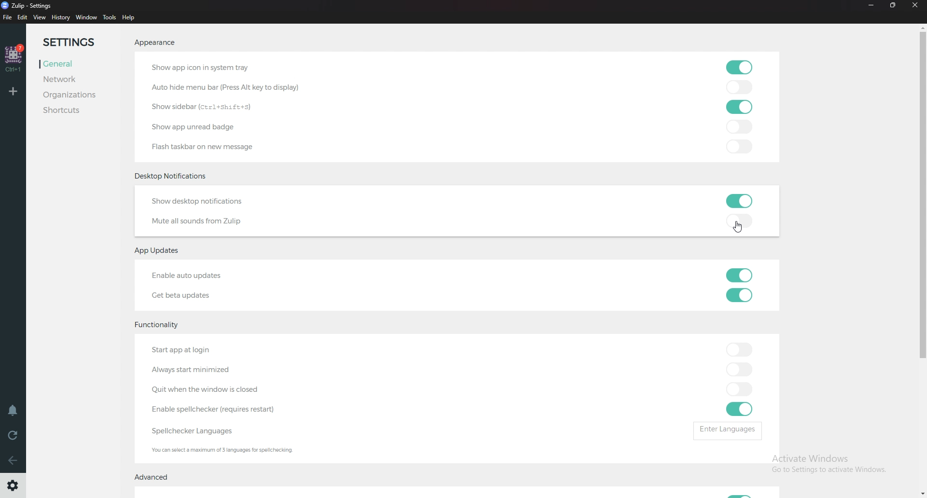 This screenshot has height=498, width=927. What do you see at coordinates (740, 107) in the screenshot?
I see `toggle` at bounding box center [740, 107].